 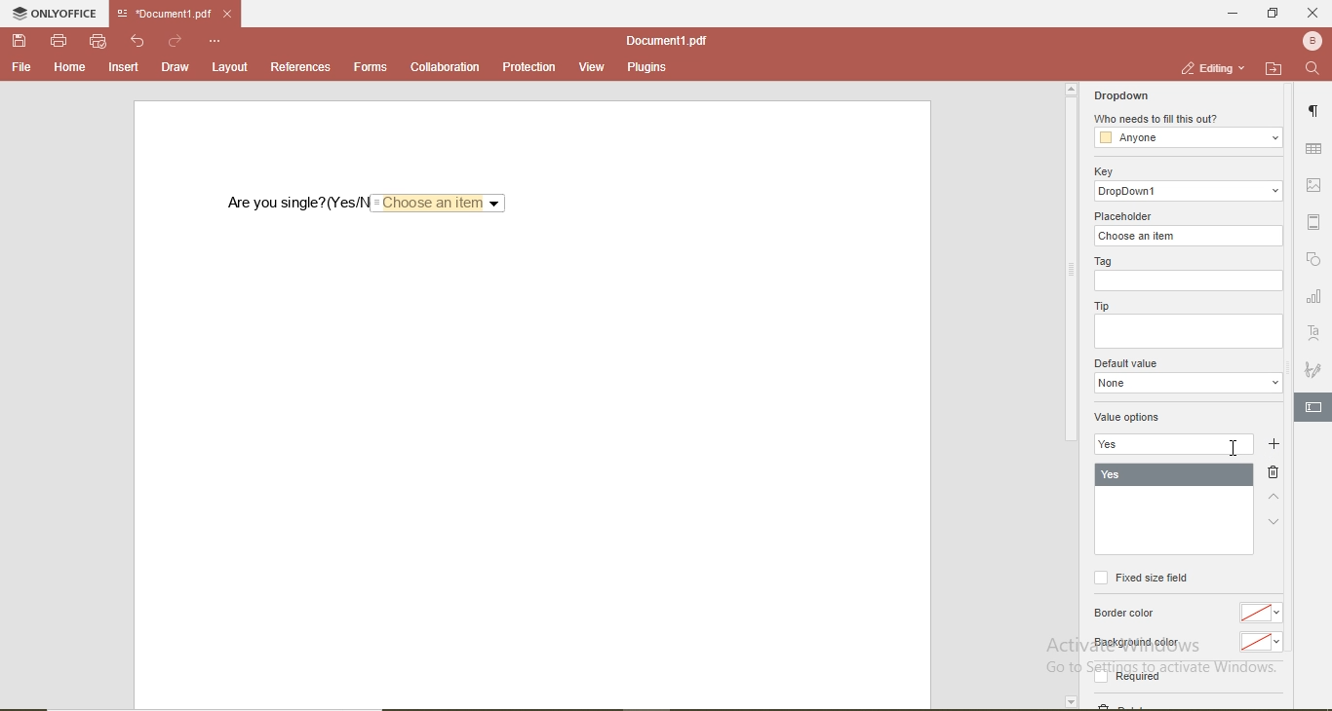 I want to click on yes, so click(x=1173, y=475).